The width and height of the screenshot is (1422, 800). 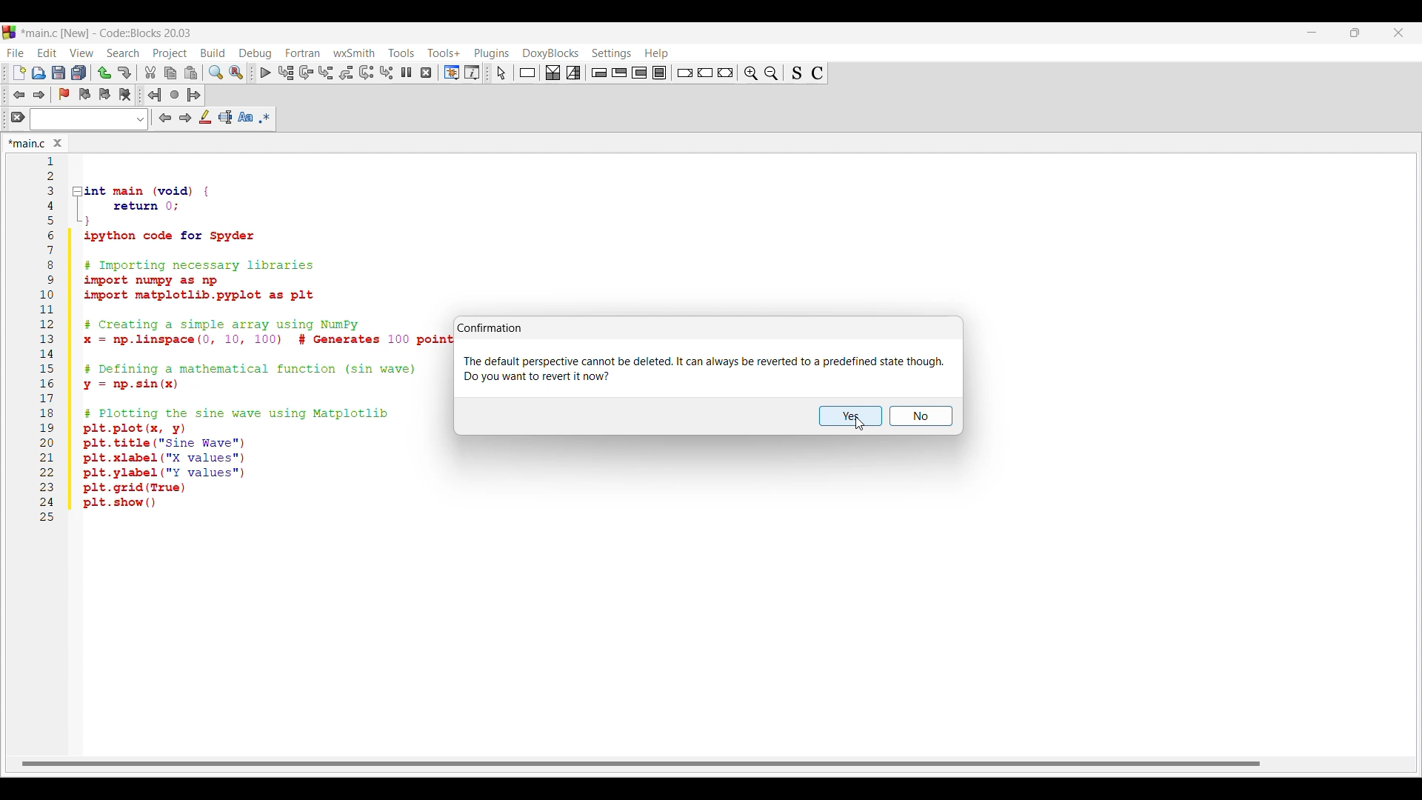 I want to click on Help menu, so click(x=657, y=53).